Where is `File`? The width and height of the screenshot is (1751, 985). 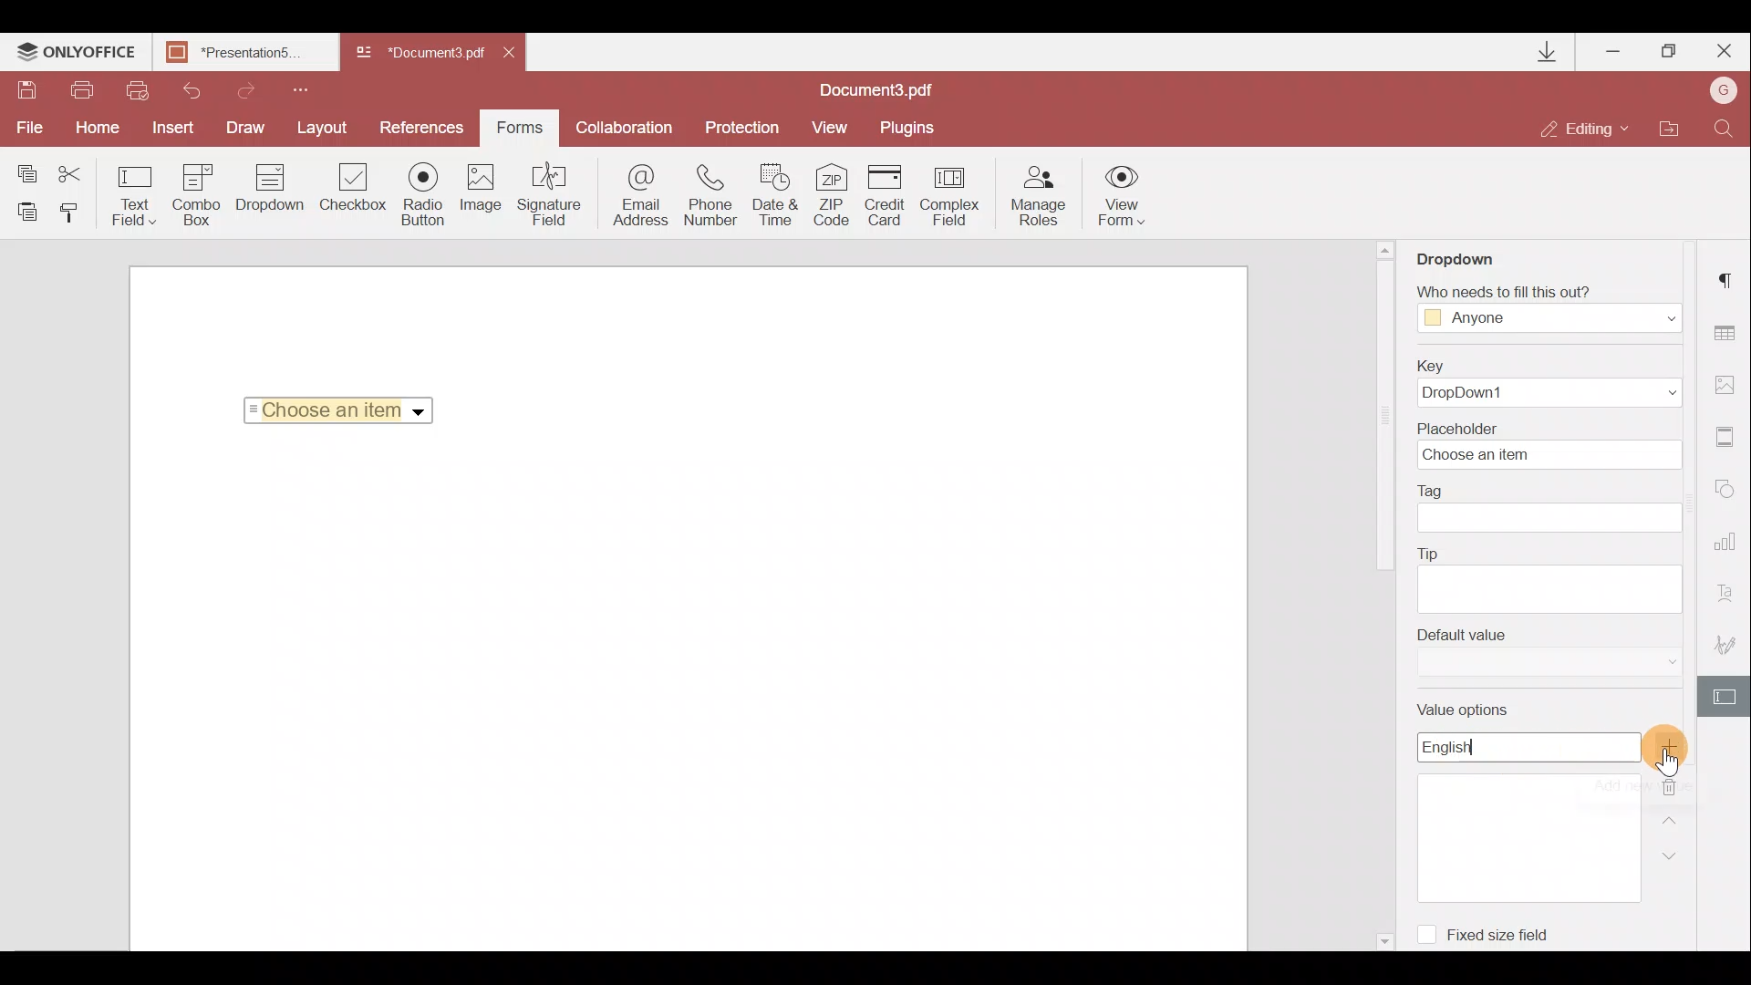
File is located at coordinates (27, 128).